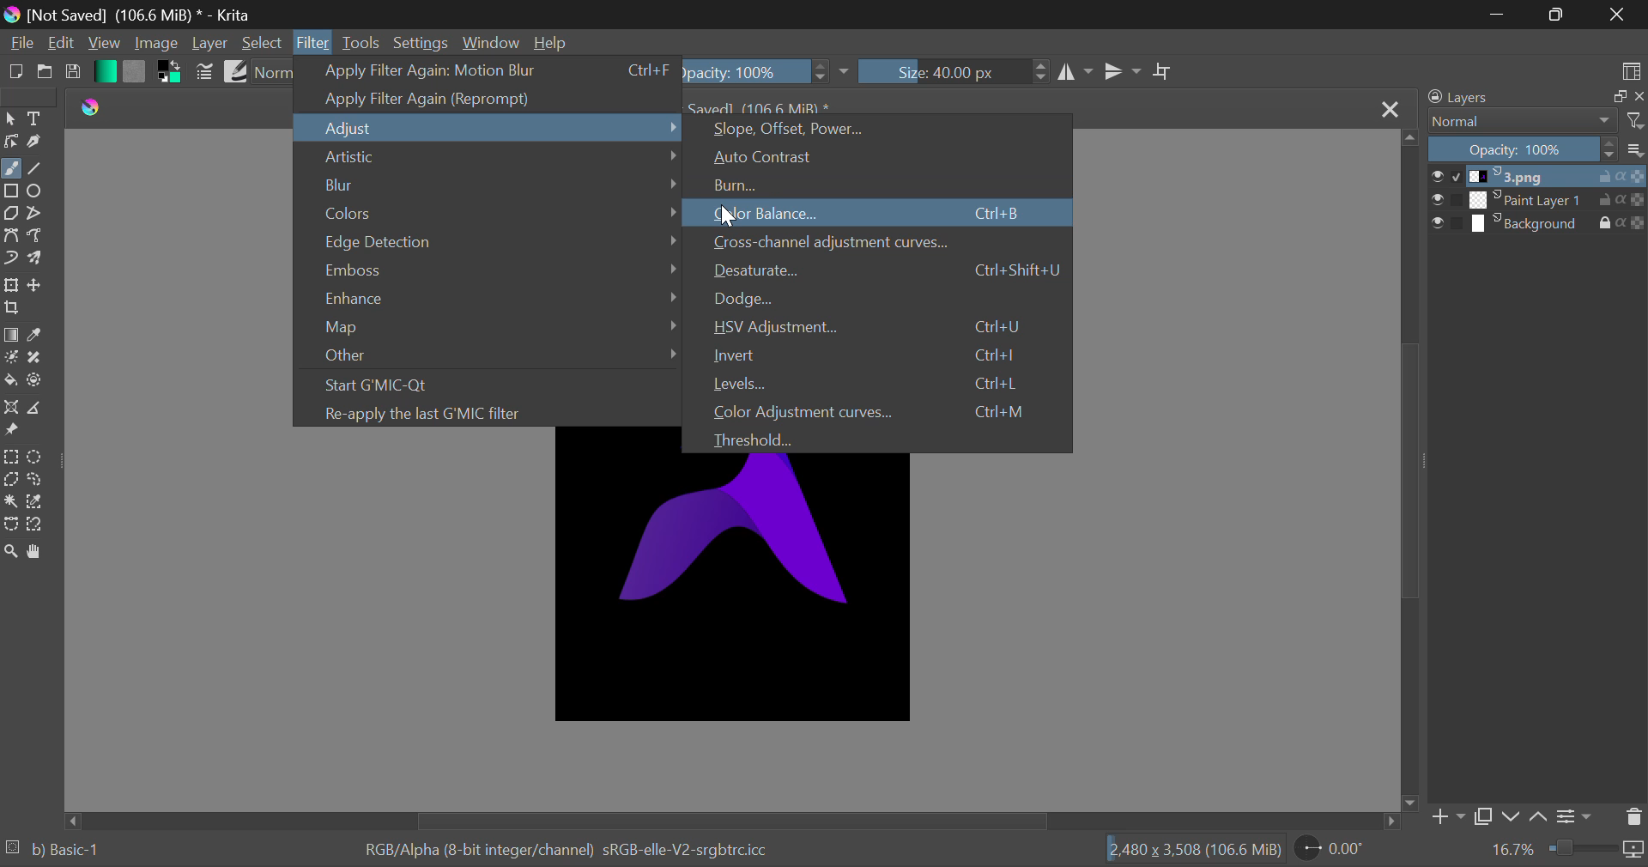 Image resolution: width=1648 pixels, height=867 pixels. Describe the element at coordinates (1499, 15) in the screenshot. I see `Restore Down` at that location.